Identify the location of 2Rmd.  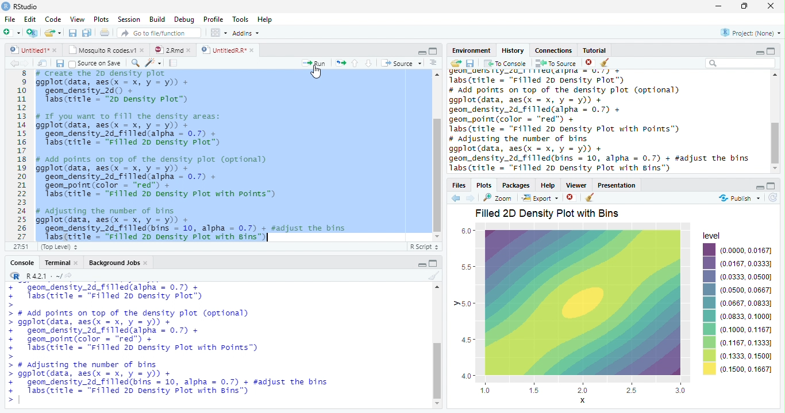
(168, 49).